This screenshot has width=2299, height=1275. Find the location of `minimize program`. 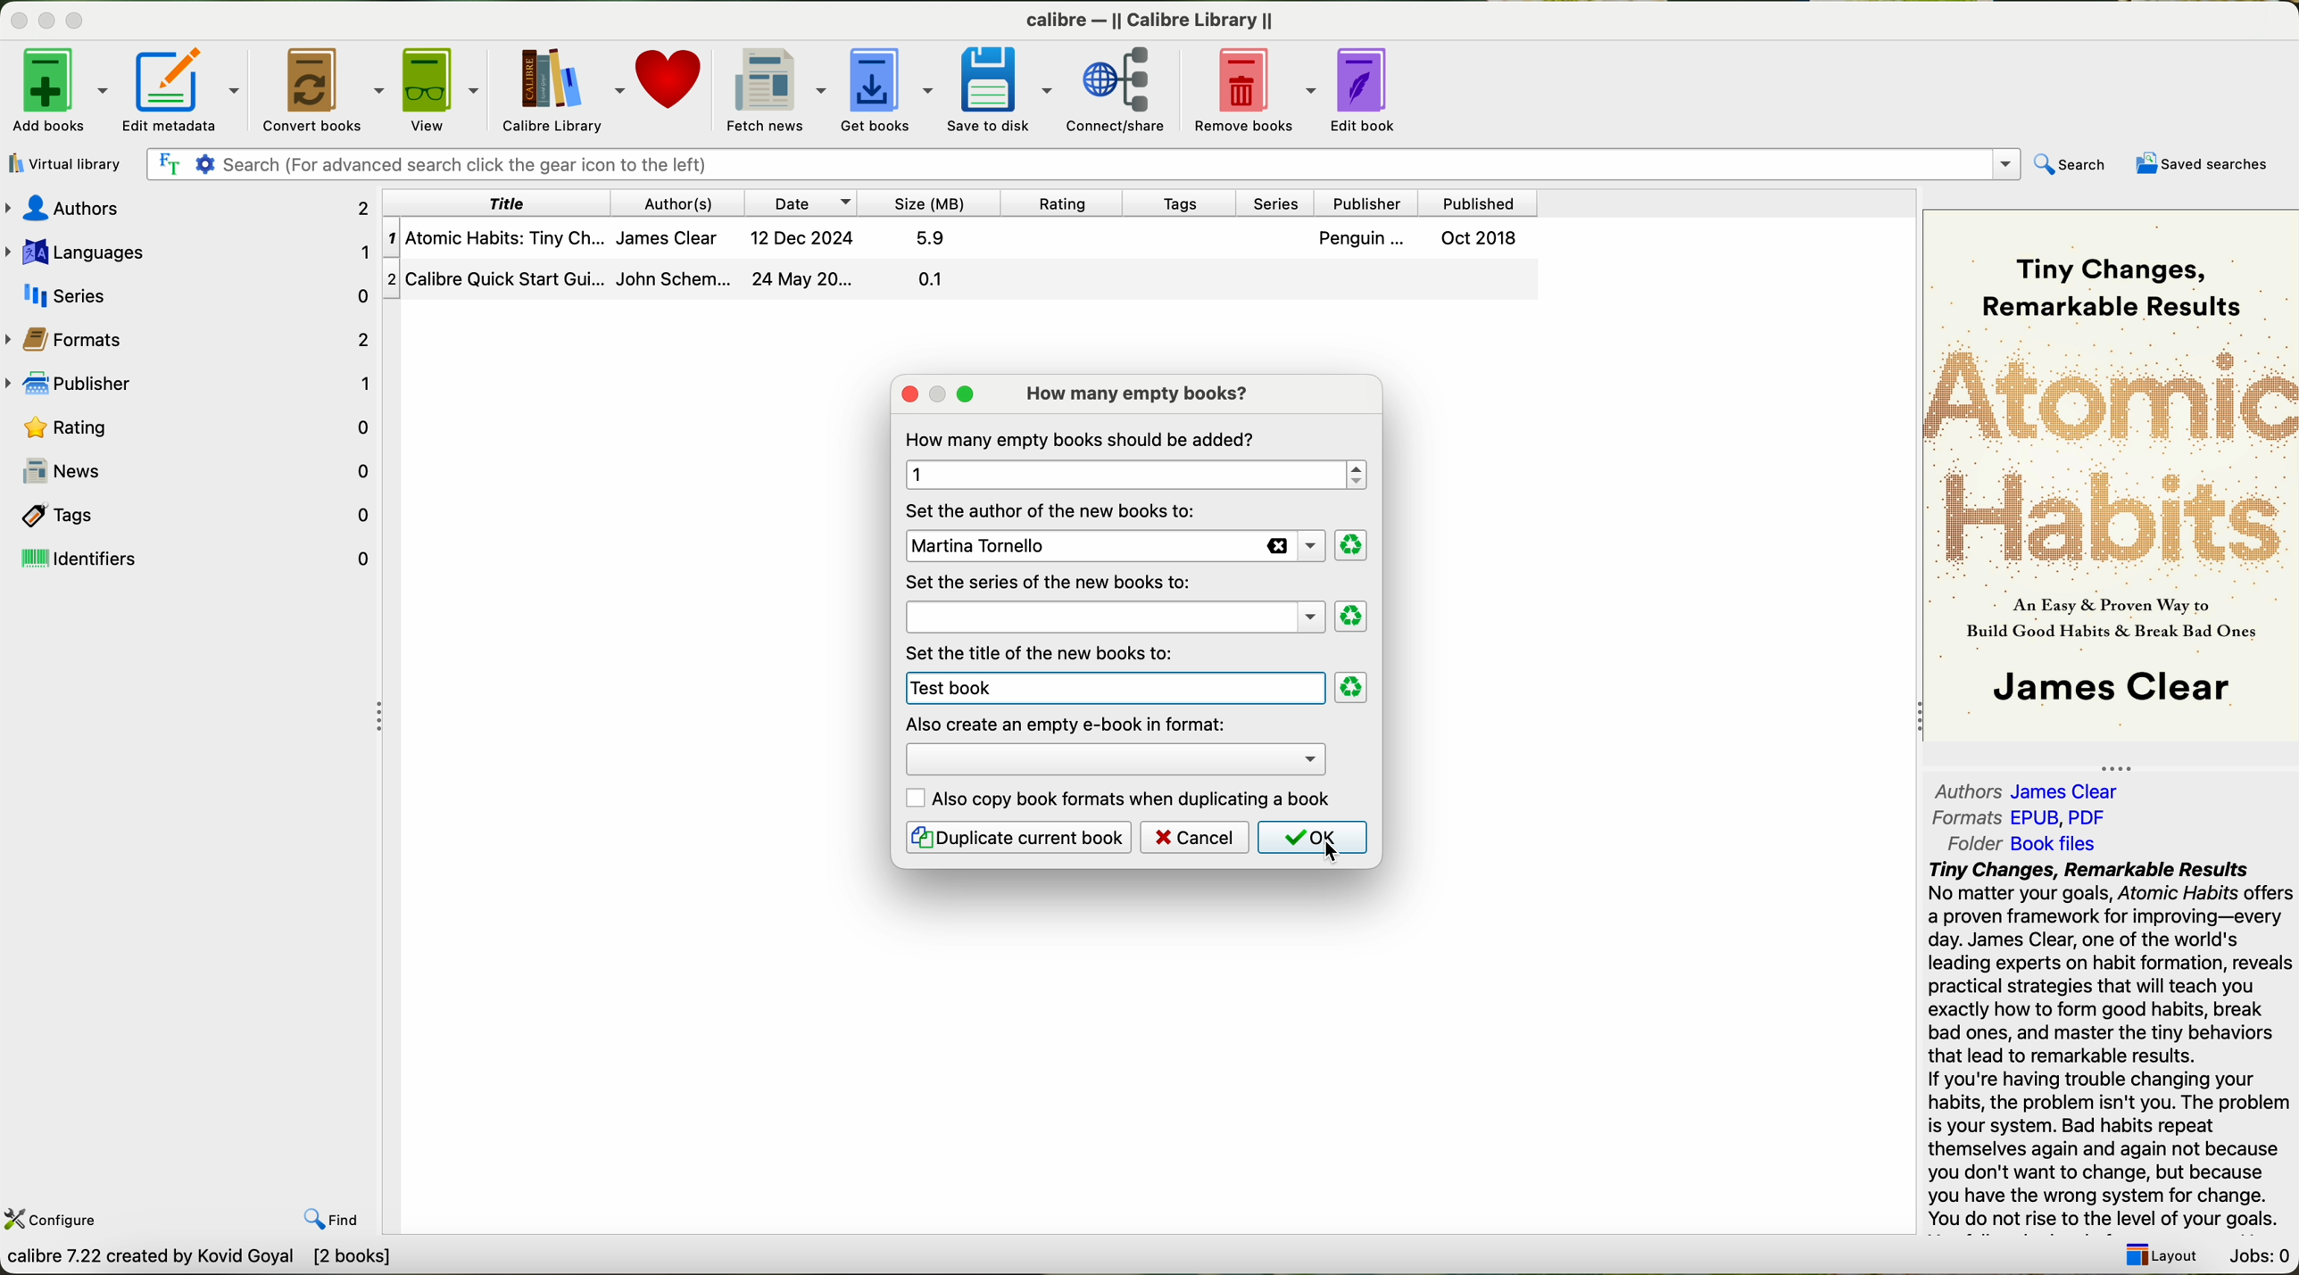

minimize program is located at coordinates (45, 18).